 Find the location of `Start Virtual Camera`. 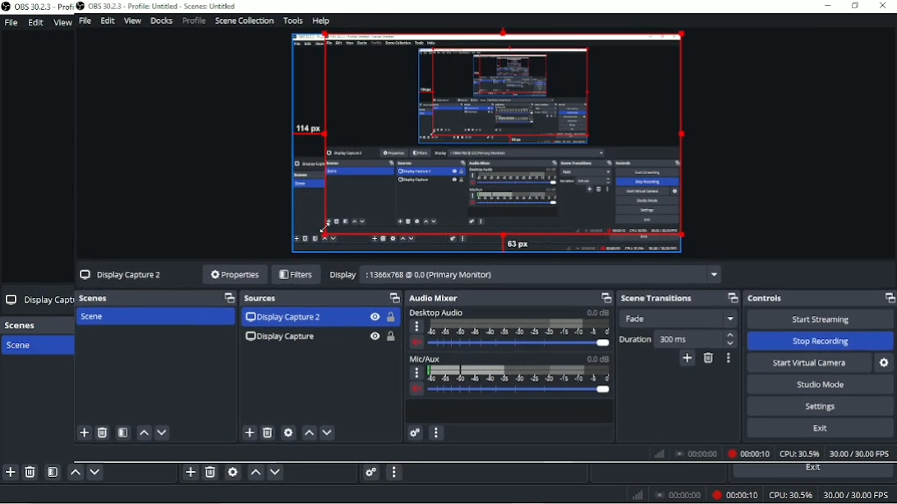

Start Virtual Camera is located at coordinates (807, 361).